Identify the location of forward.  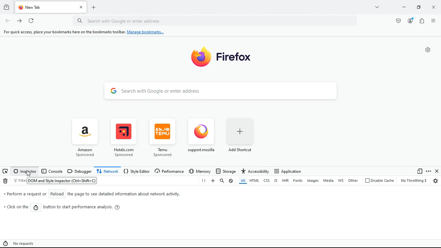
(19, 22).